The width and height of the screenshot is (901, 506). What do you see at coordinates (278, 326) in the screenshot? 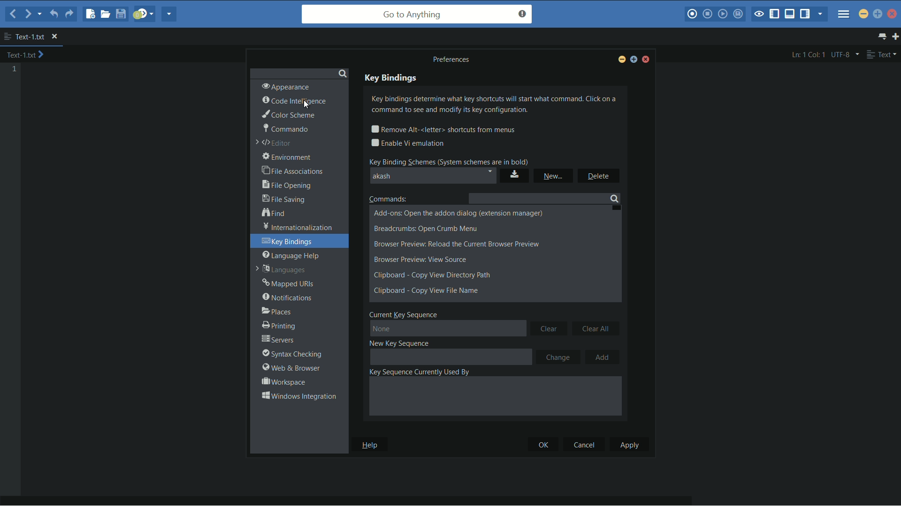
I see `printing` at bounding box center [278, 326].